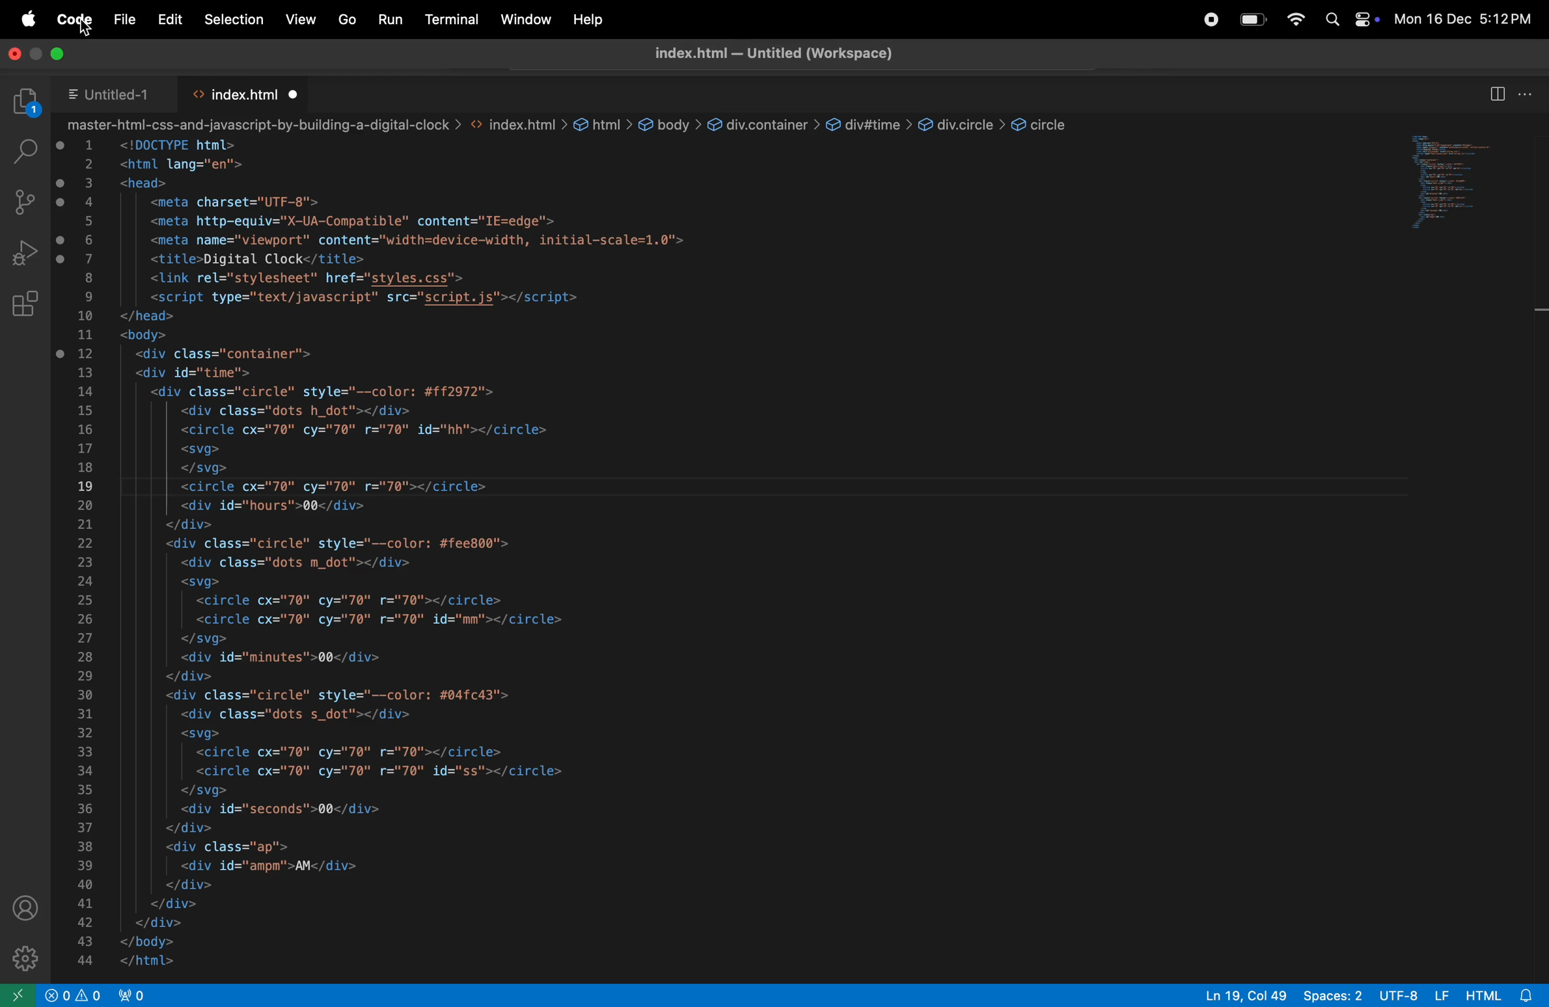  Describe the element at coordinates (204, 468) in the screenshot. I see `| </svg>` at that location.